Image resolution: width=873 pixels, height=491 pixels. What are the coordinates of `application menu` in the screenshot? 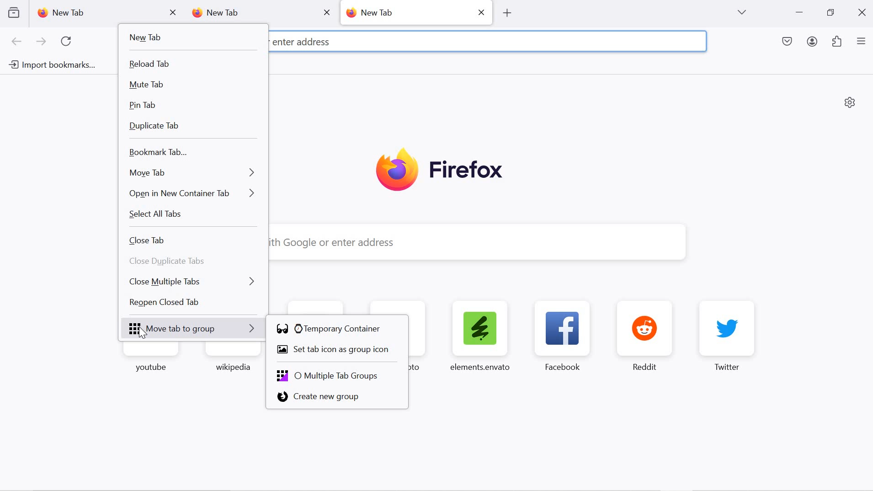 It's located at (861, 42).